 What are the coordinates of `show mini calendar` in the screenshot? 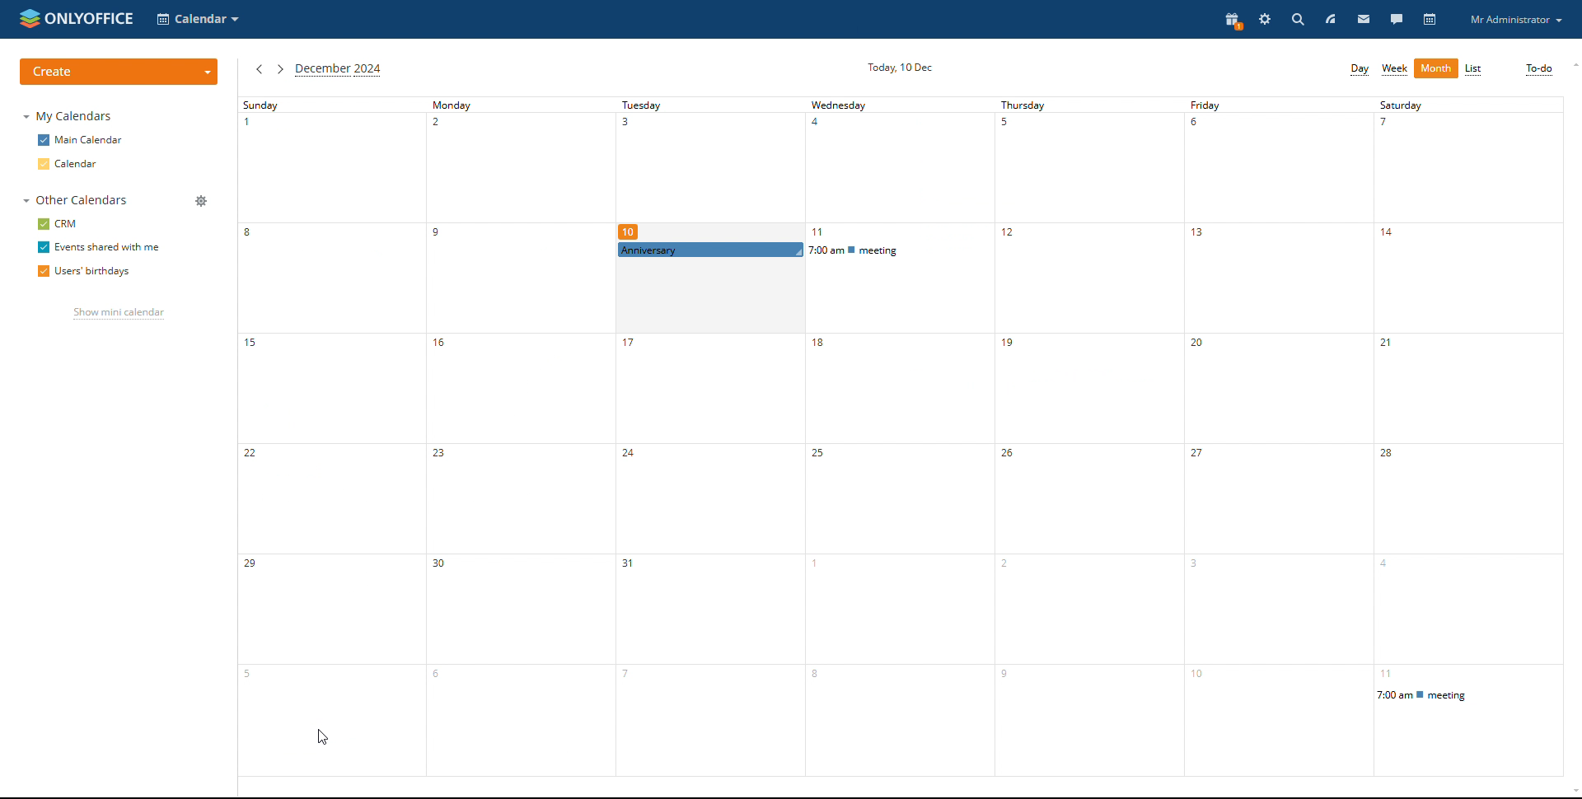 It's located at (119, 315).